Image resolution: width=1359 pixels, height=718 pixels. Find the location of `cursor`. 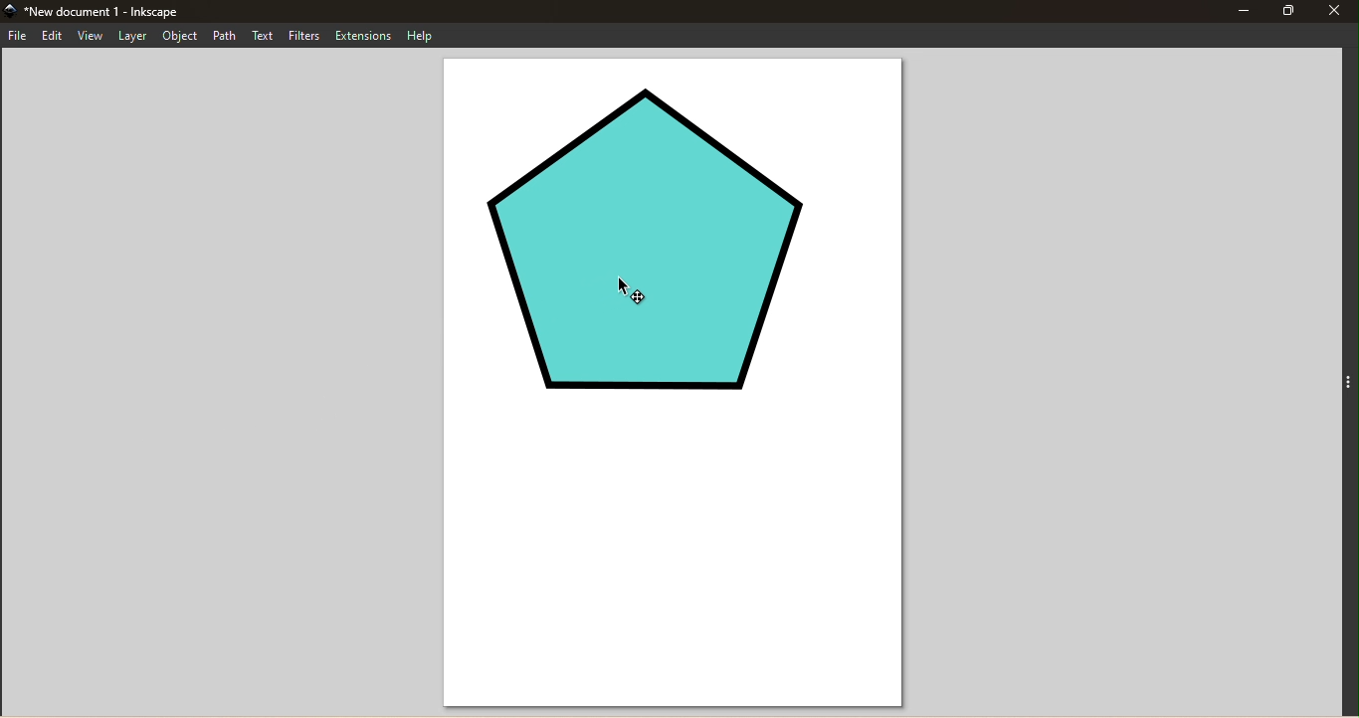

cursor is located at coordinates (635, 295).